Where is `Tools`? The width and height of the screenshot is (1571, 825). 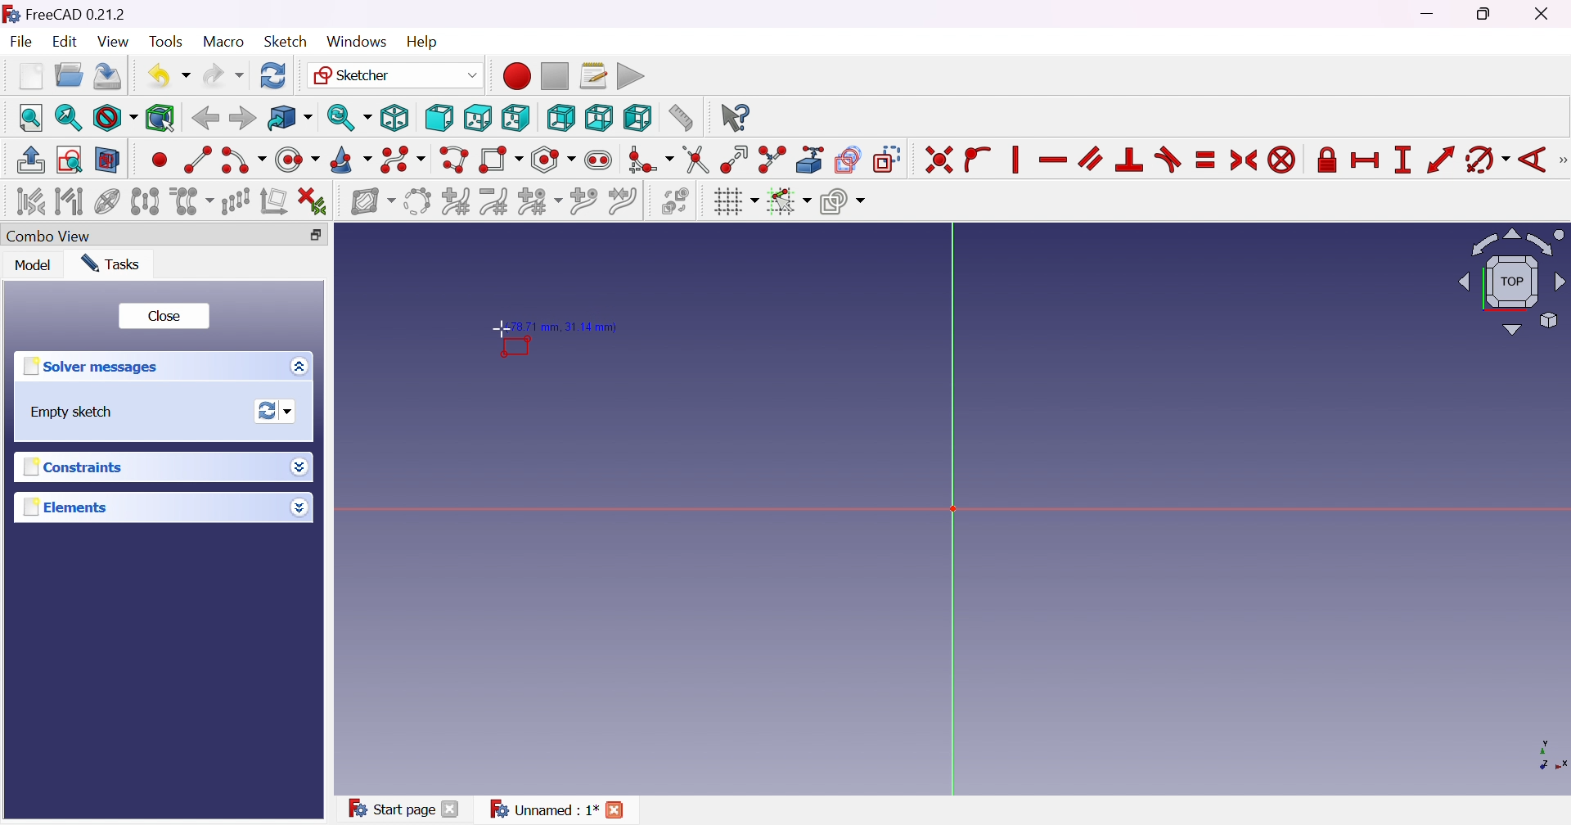
Tools is located at coordinates (164, 38).